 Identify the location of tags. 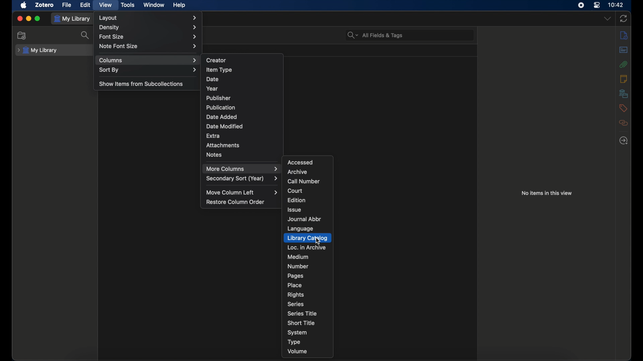
(623, 108).